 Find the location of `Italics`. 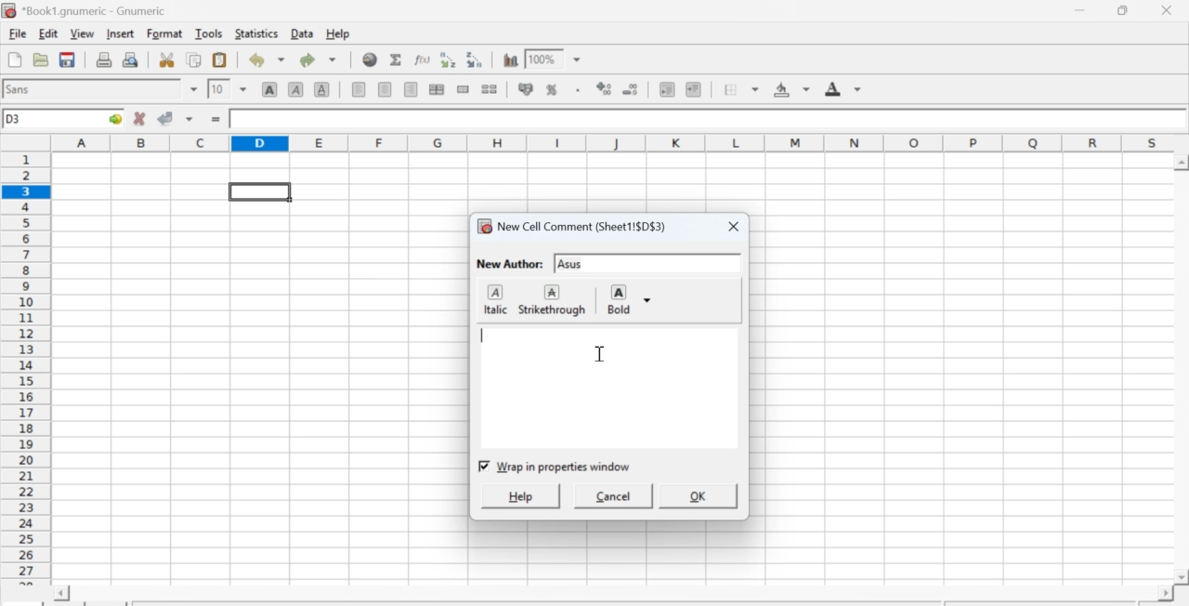

Italics is located at coordinates (295, 89).